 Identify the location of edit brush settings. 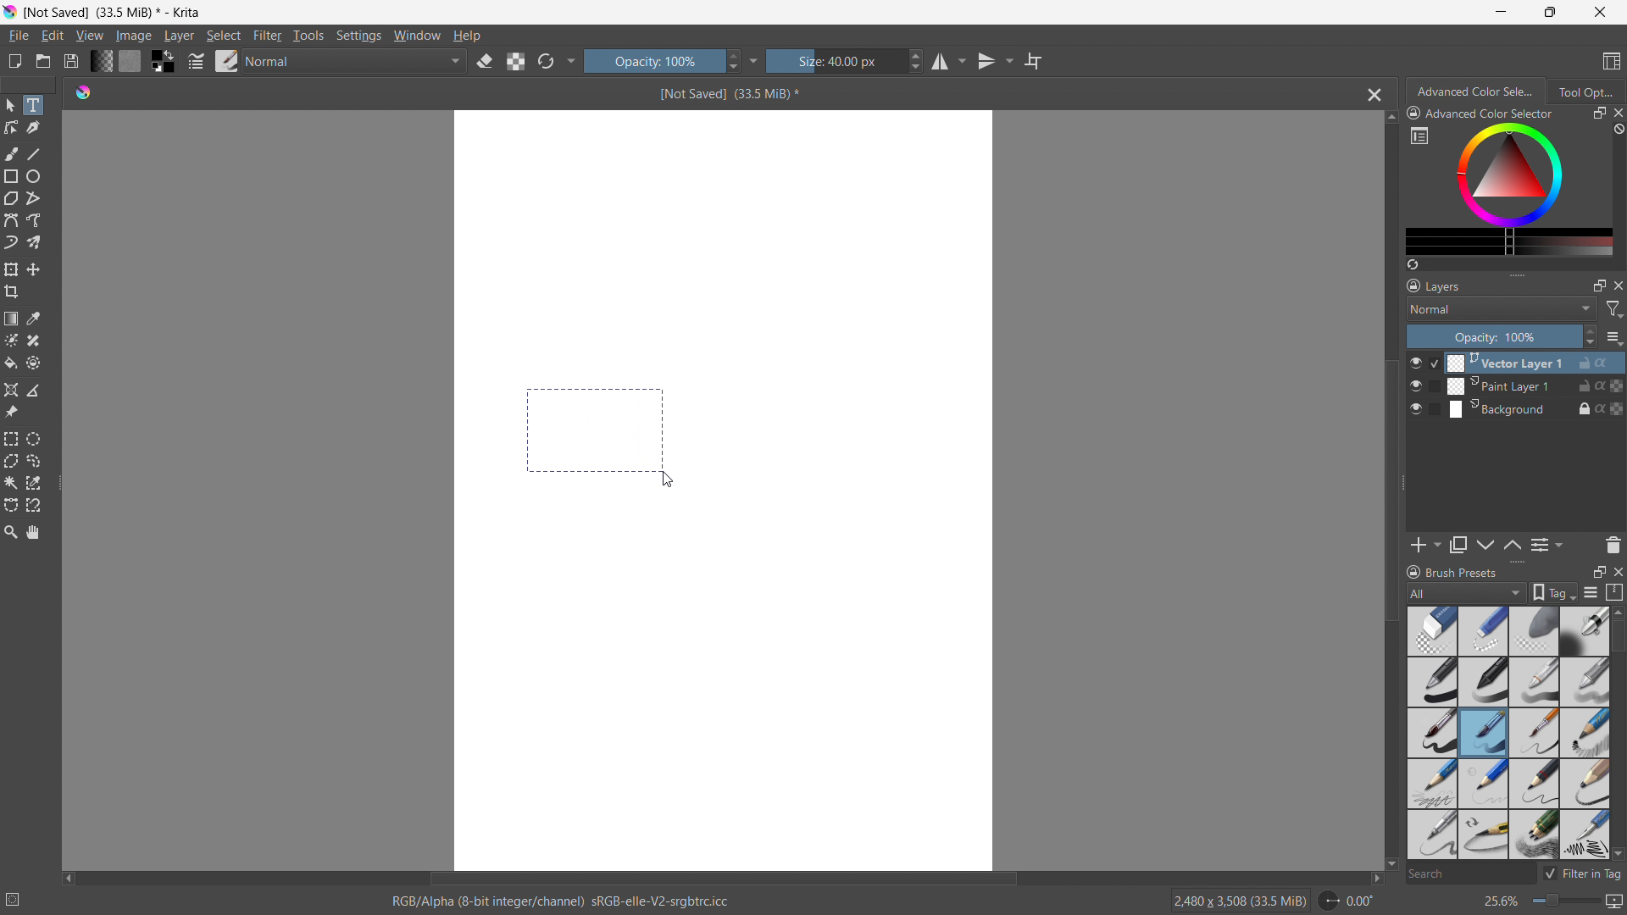
(196, 61).